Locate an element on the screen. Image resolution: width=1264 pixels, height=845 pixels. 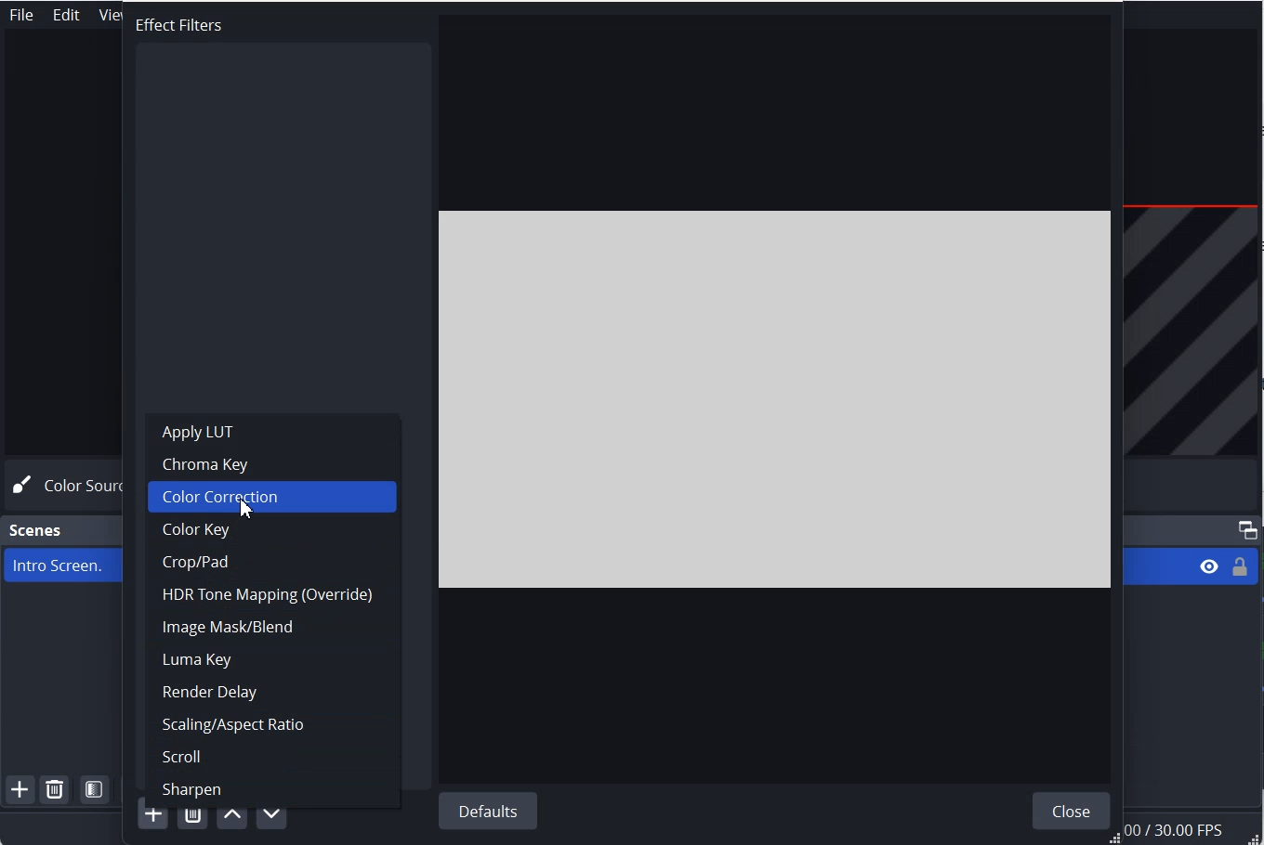
Luma Key is located at coordinates (271, 659).